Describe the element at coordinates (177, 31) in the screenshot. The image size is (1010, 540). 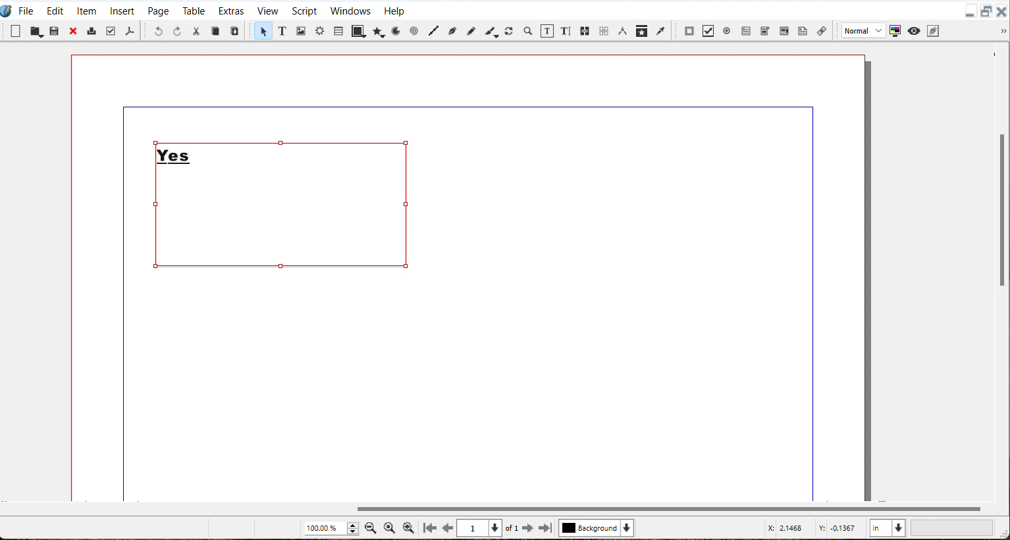
I see `Redo` at that location.